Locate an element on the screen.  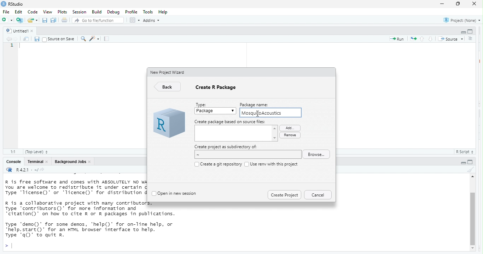
show document outline is located at coordinates (470, 38).